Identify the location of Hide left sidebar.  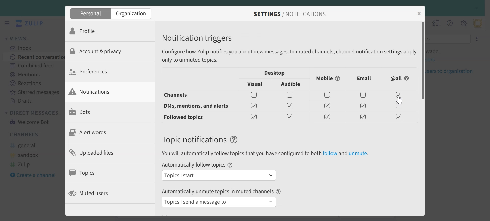
(7, 23).